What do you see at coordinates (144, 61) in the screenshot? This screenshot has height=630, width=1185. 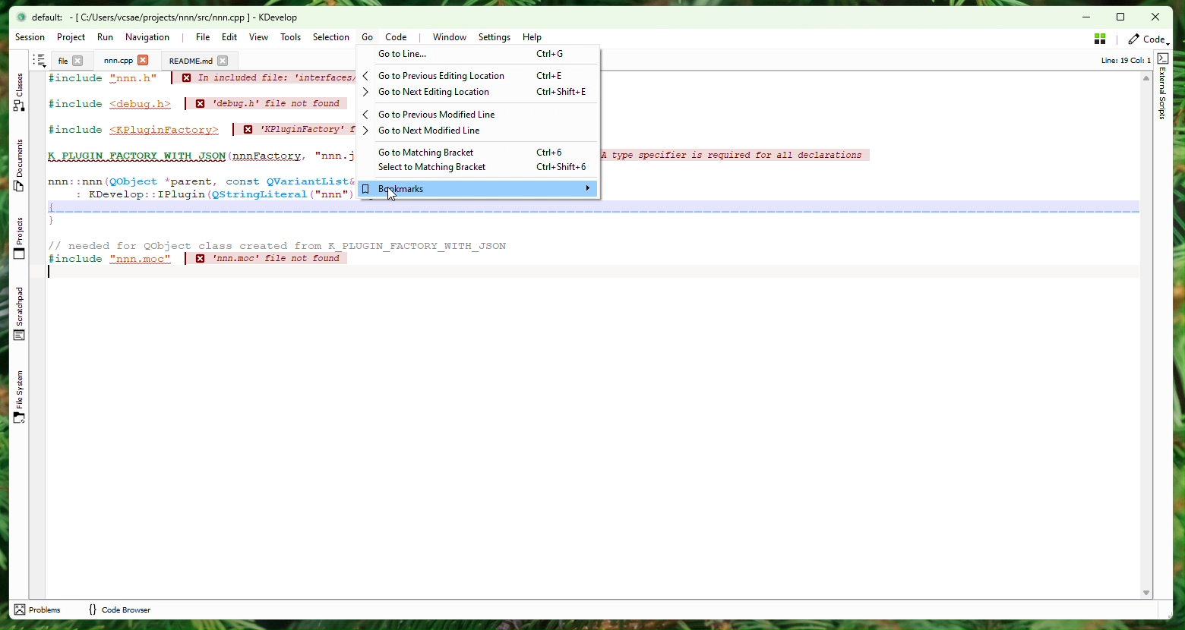 I see `close tab` at bounding box center [144, 61].